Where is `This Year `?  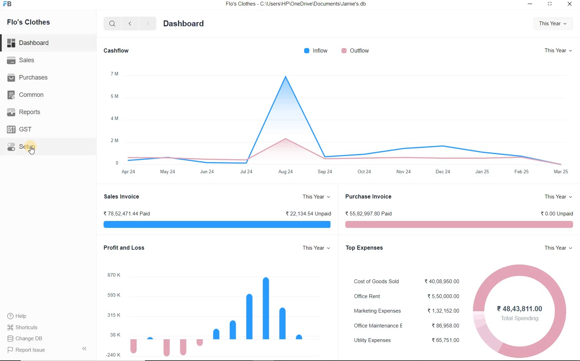
This Year  is located at coordinates (559, 196).